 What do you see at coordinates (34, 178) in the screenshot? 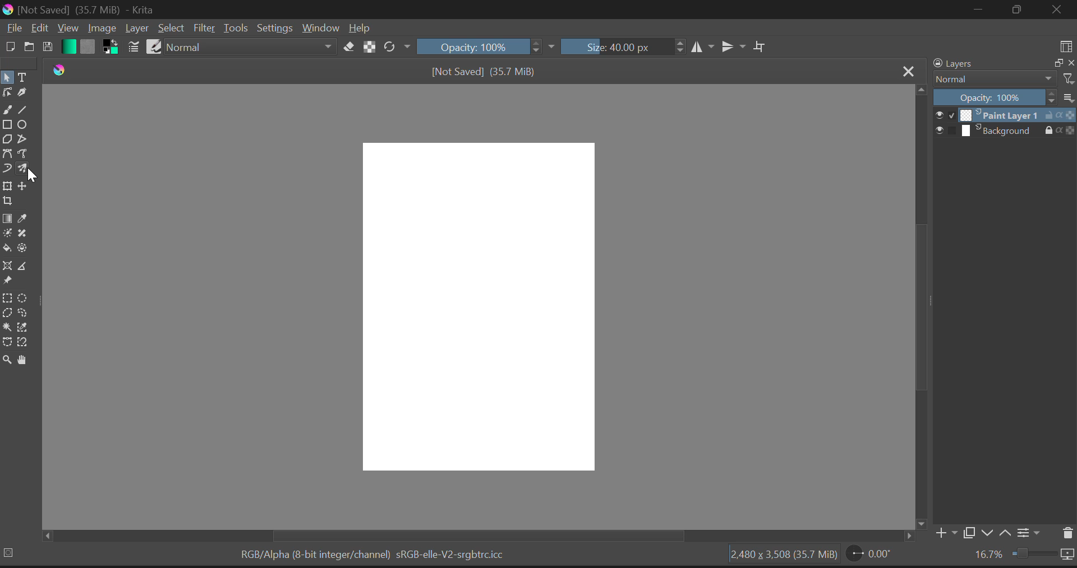
I see `cursor` at bounding box center [34, 178].